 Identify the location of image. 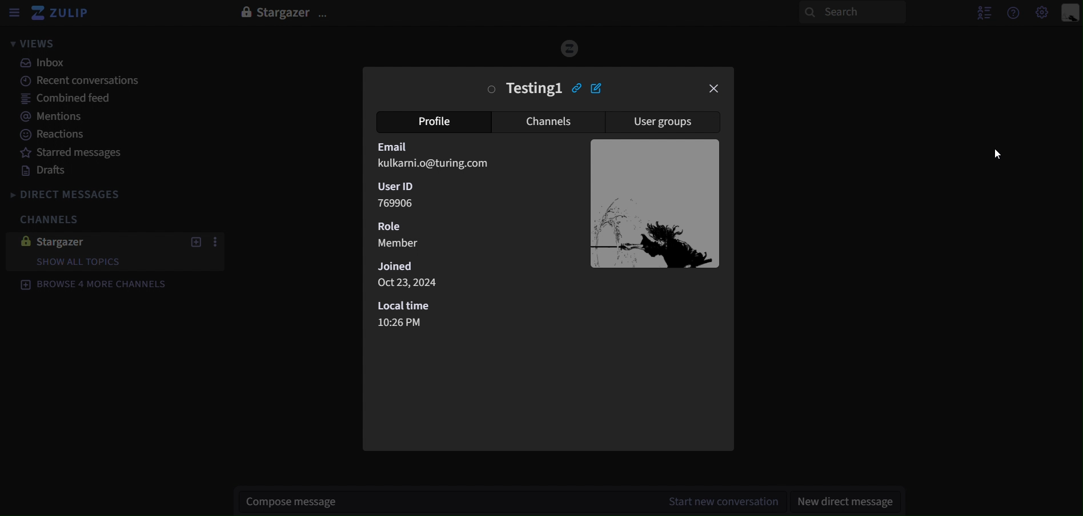
(571, 50).